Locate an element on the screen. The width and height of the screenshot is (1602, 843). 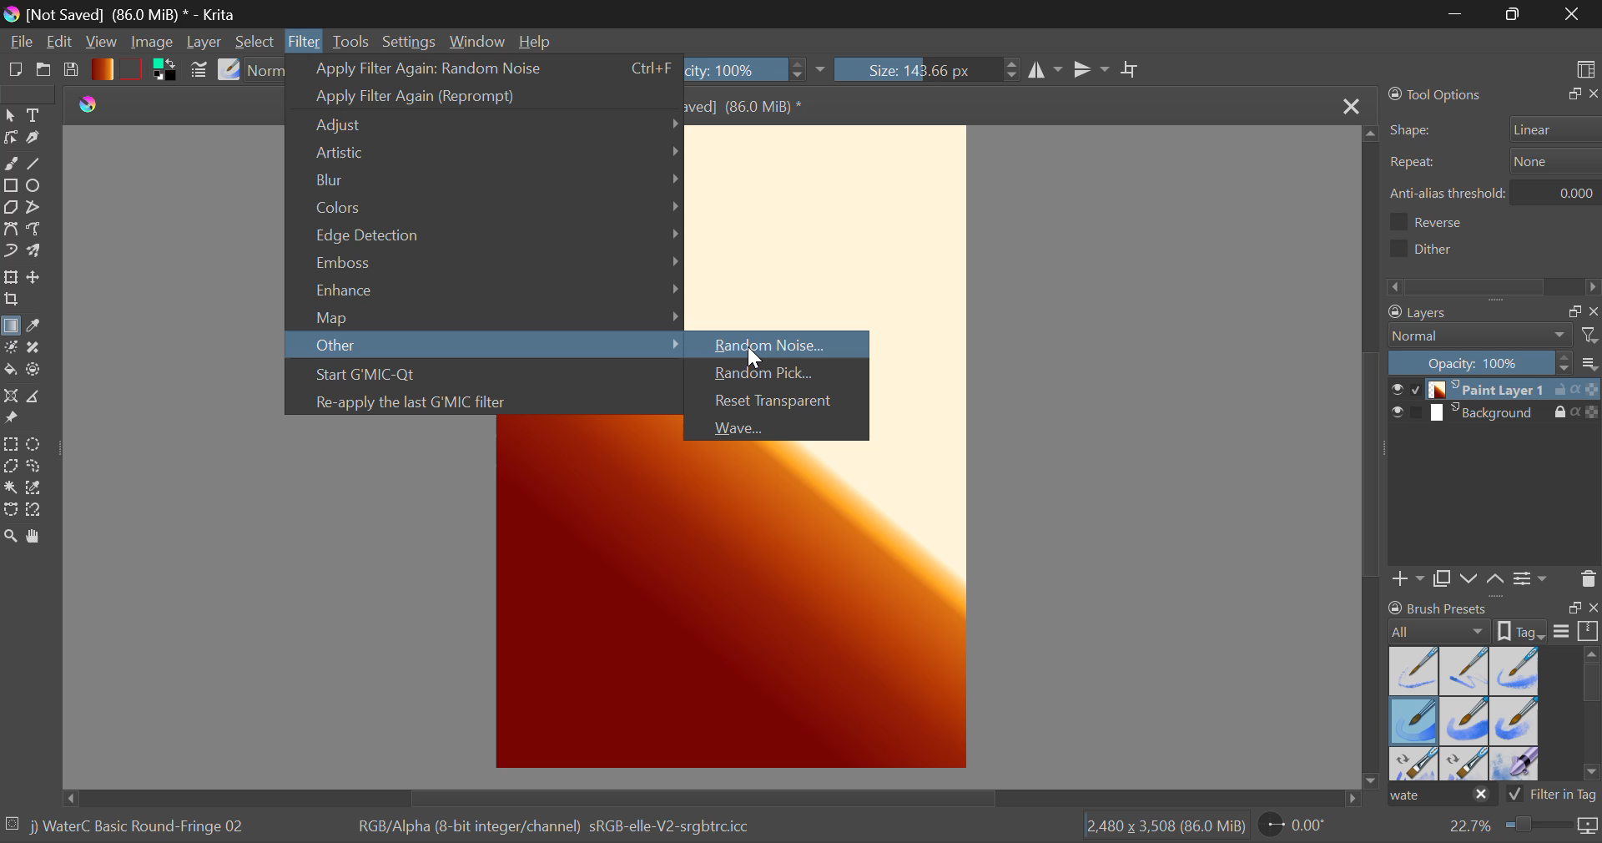
Emboss is located at coordinates (485, 265).